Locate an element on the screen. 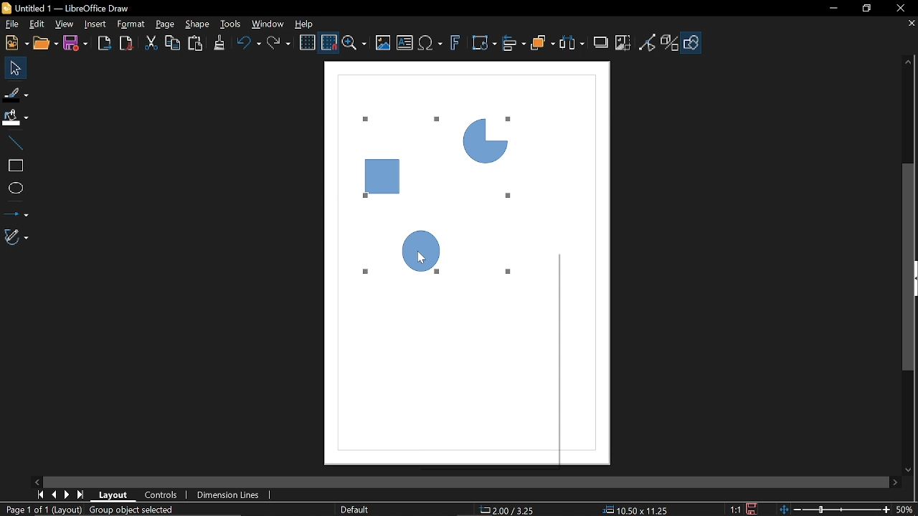  Current Diagram  is located at coordinates (435, 201).